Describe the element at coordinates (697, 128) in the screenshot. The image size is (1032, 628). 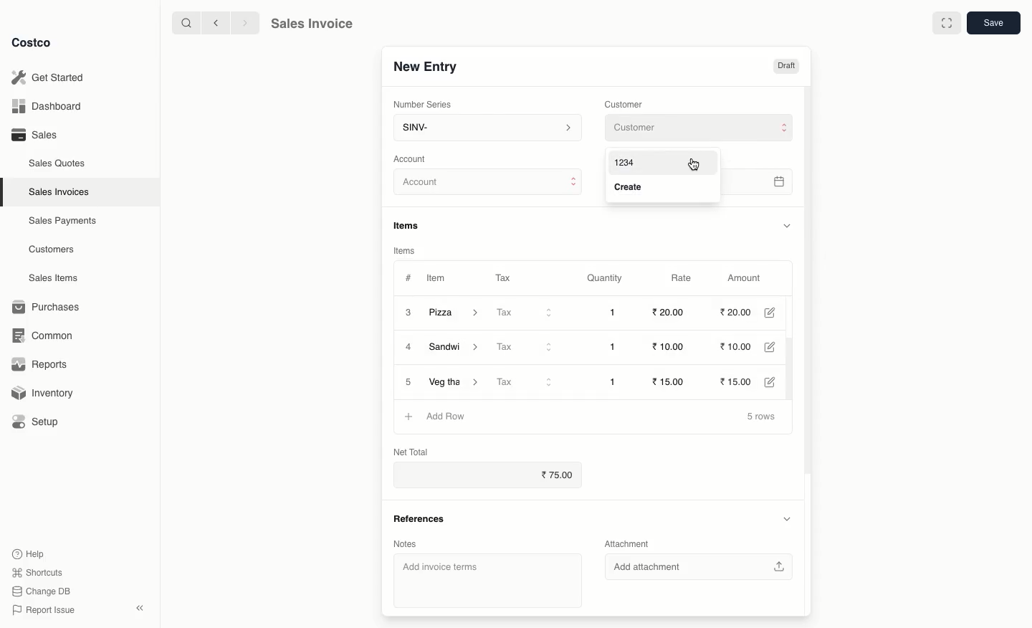
I see `Customer` at that location.